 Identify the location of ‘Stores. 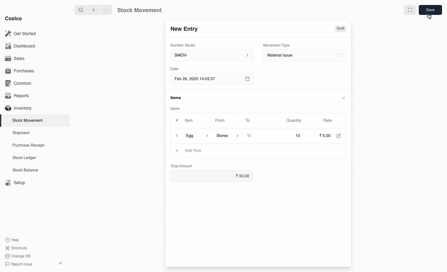
(227, 135).